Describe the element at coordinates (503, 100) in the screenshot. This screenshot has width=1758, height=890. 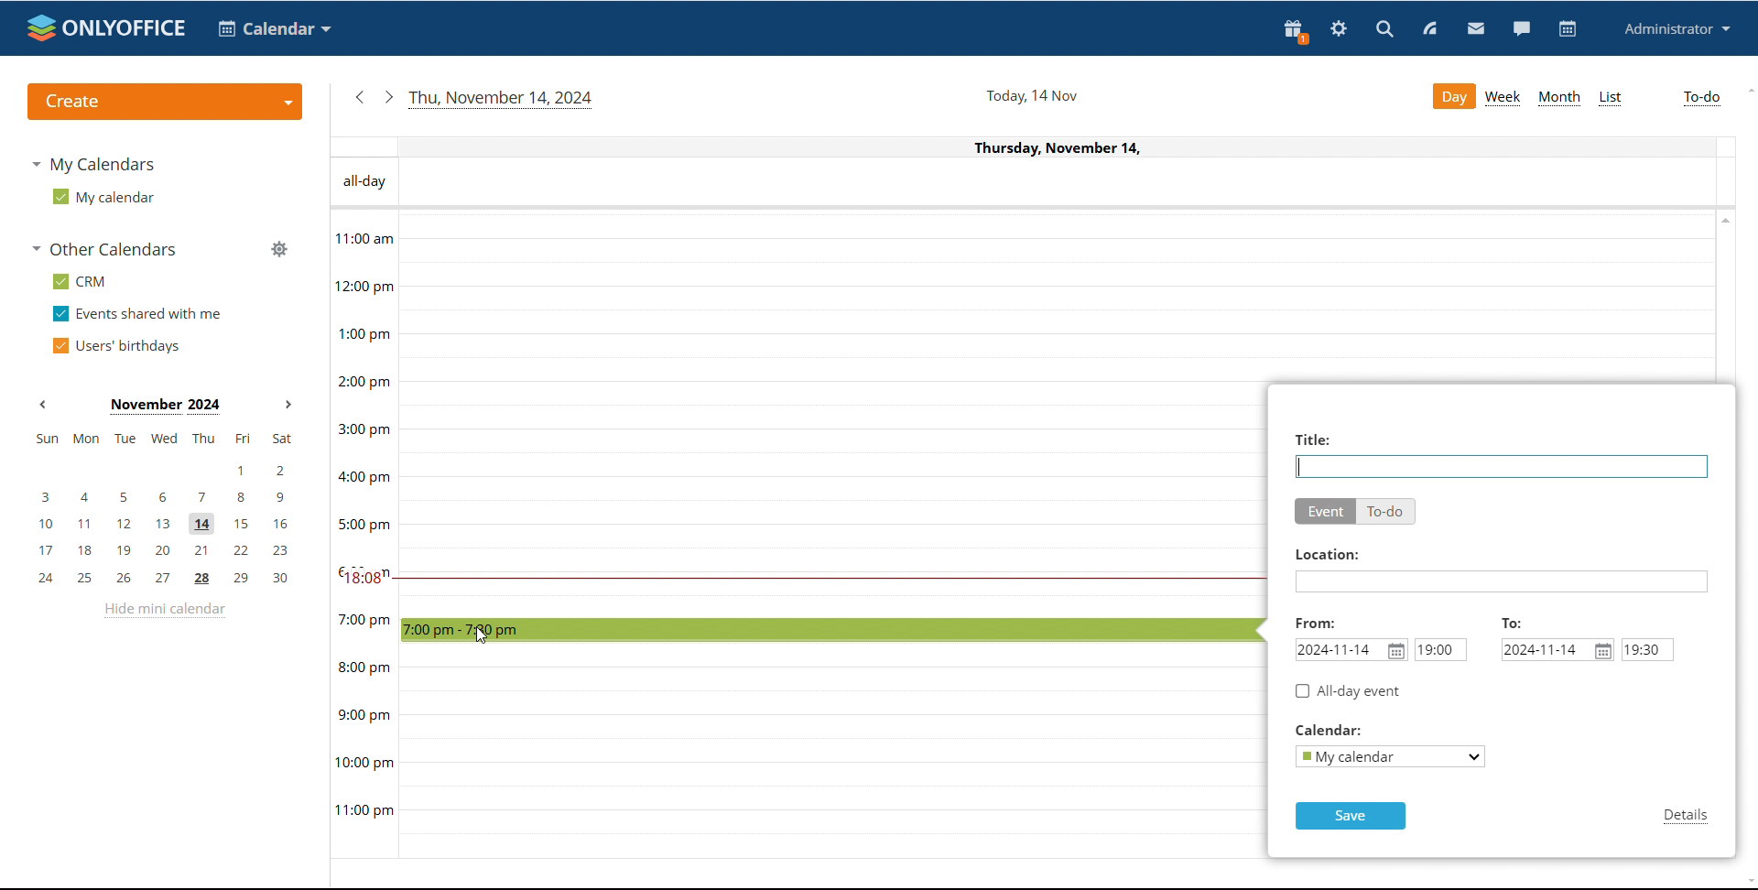
I see `current date` at that location.